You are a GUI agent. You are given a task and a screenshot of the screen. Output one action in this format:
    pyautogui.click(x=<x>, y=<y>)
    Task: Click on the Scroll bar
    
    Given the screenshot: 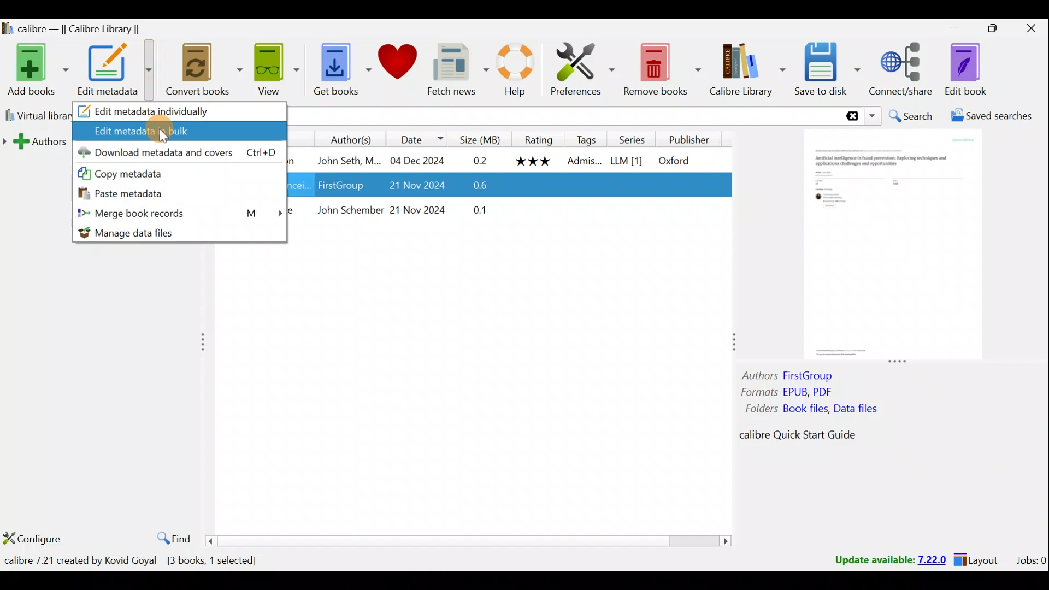 What is the action you would take?
    pyautogui.click(x=473, y=540)
    